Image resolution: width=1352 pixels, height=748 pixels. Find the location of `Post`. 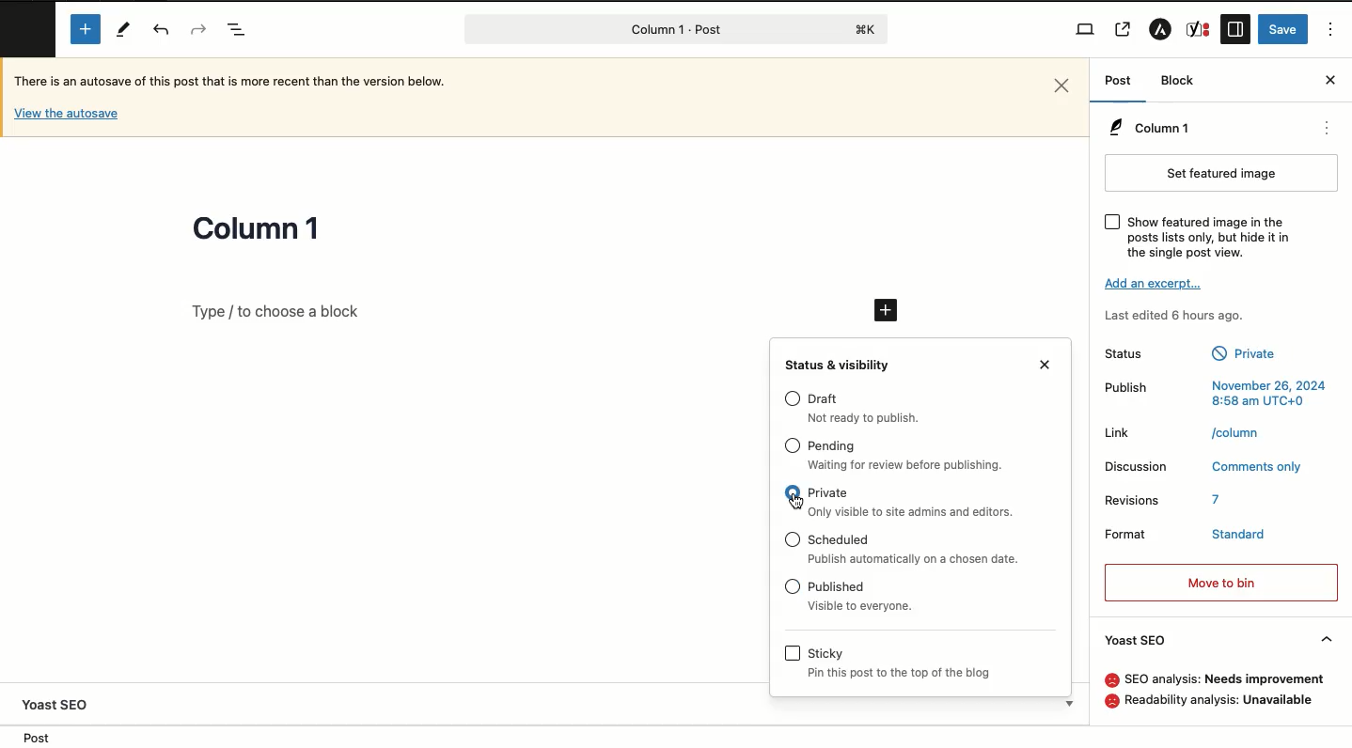

Post is located at coordinates (32, 737).